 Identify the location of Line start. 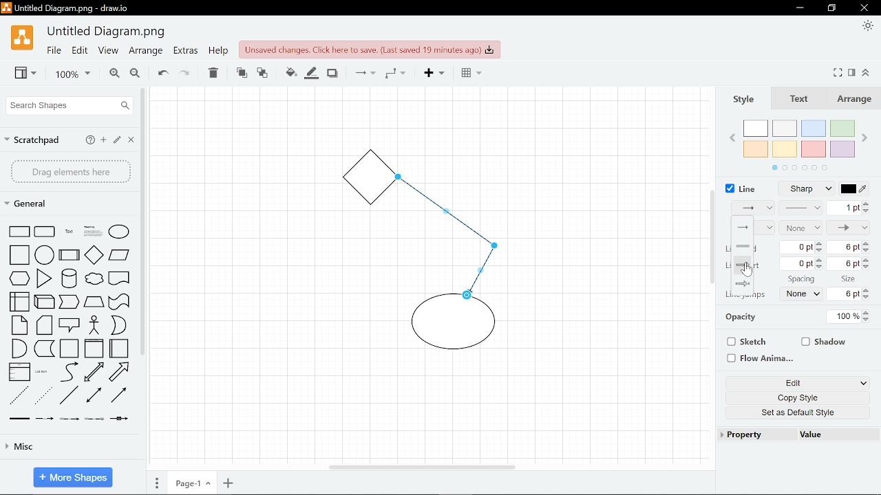
(801, 228).